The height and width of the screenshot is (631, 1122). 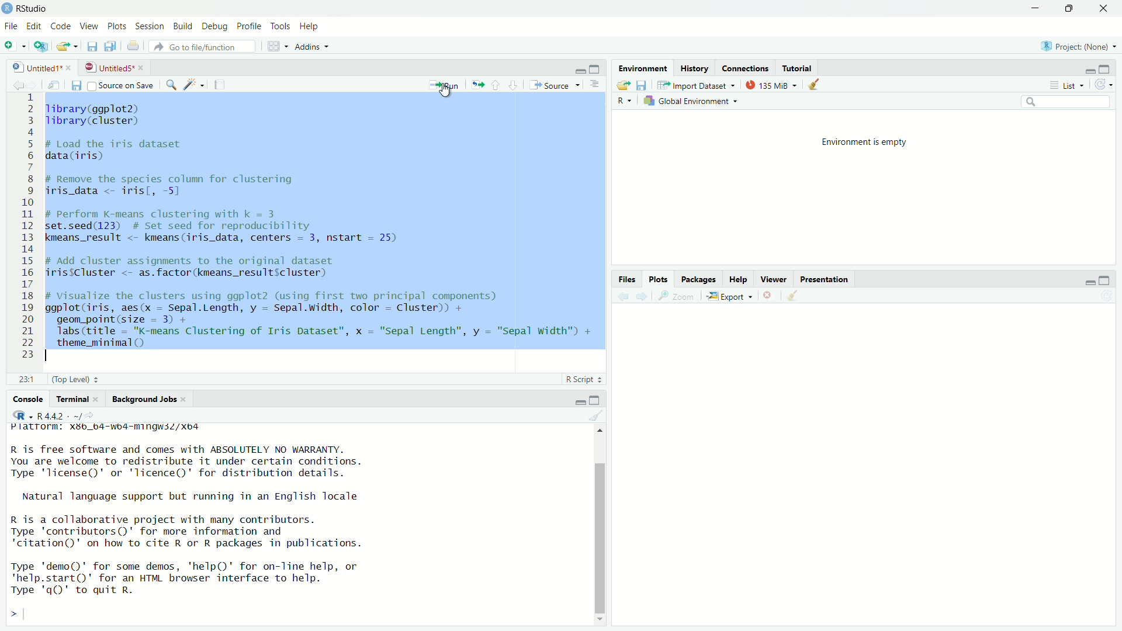 I want to click on R 1s Tree software and comes with ABSOLUTELY NO WARRANTY.
You are welcome to redistribute it under certain conditions.
Type 'Ticense()' or 'licence()' for distribution details., so click(x=253, y=460).